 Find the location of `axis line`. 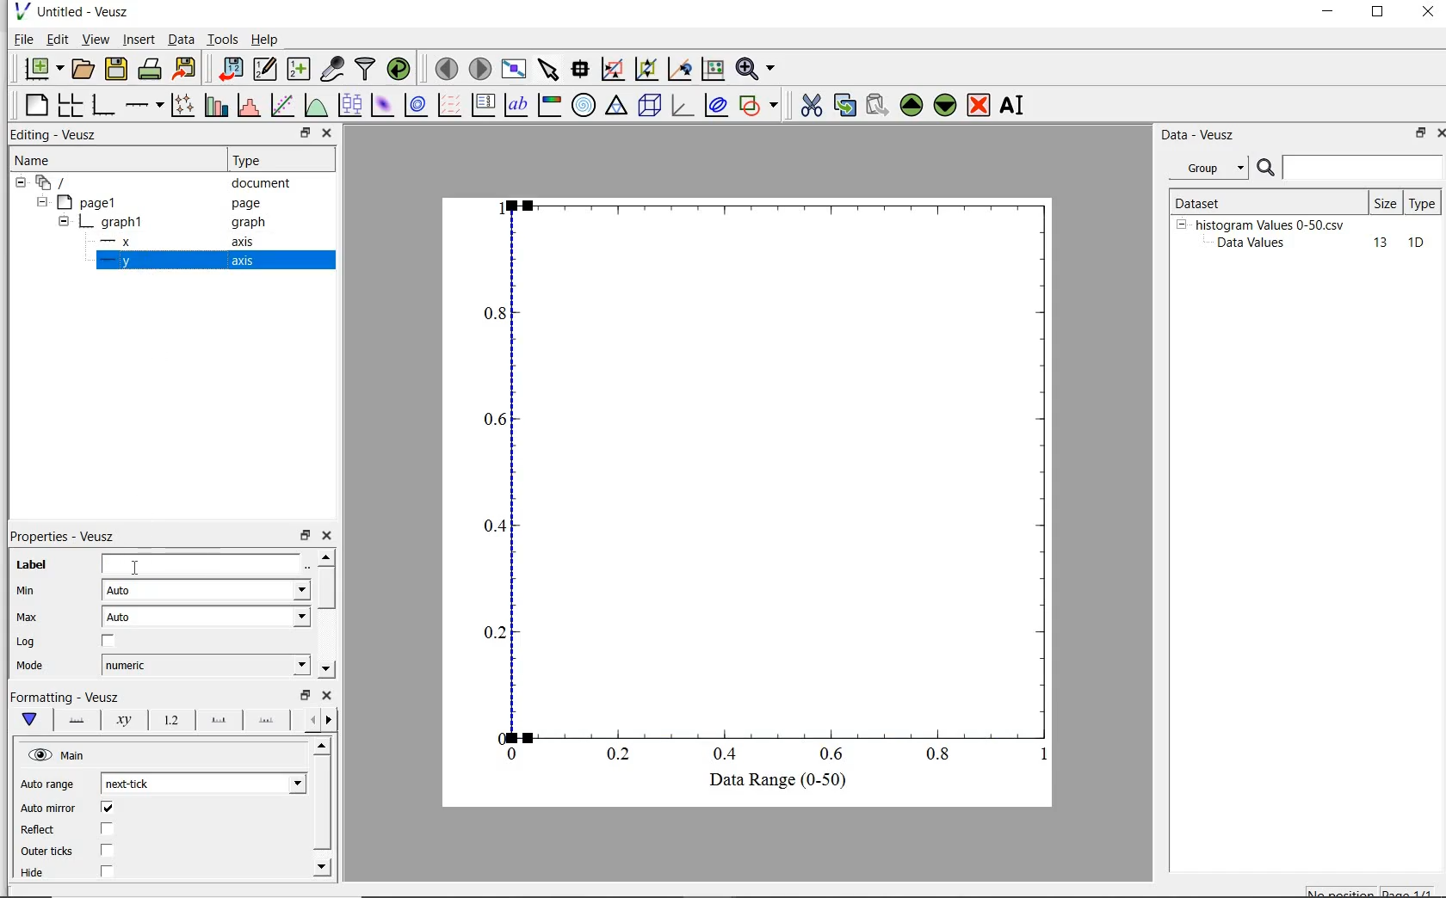

axis line is located at coordinates (76, 720).